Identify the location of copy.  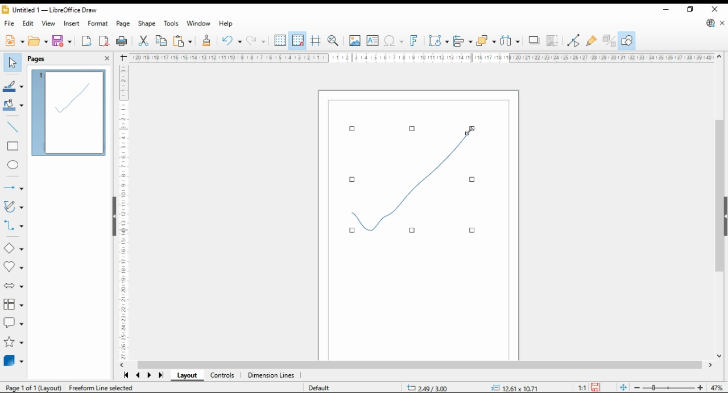
(162, 40).